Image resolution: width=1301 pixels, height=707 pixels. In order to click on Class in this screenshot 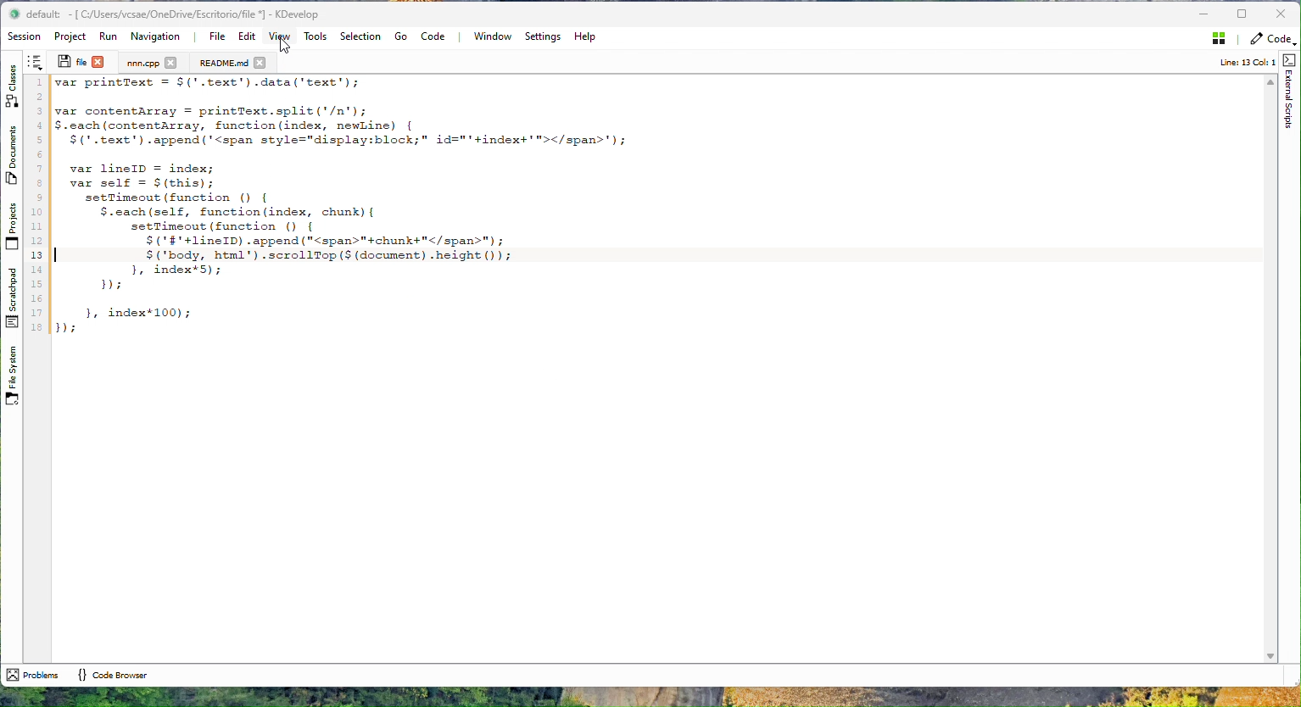, I will do `click(13, 83)`.